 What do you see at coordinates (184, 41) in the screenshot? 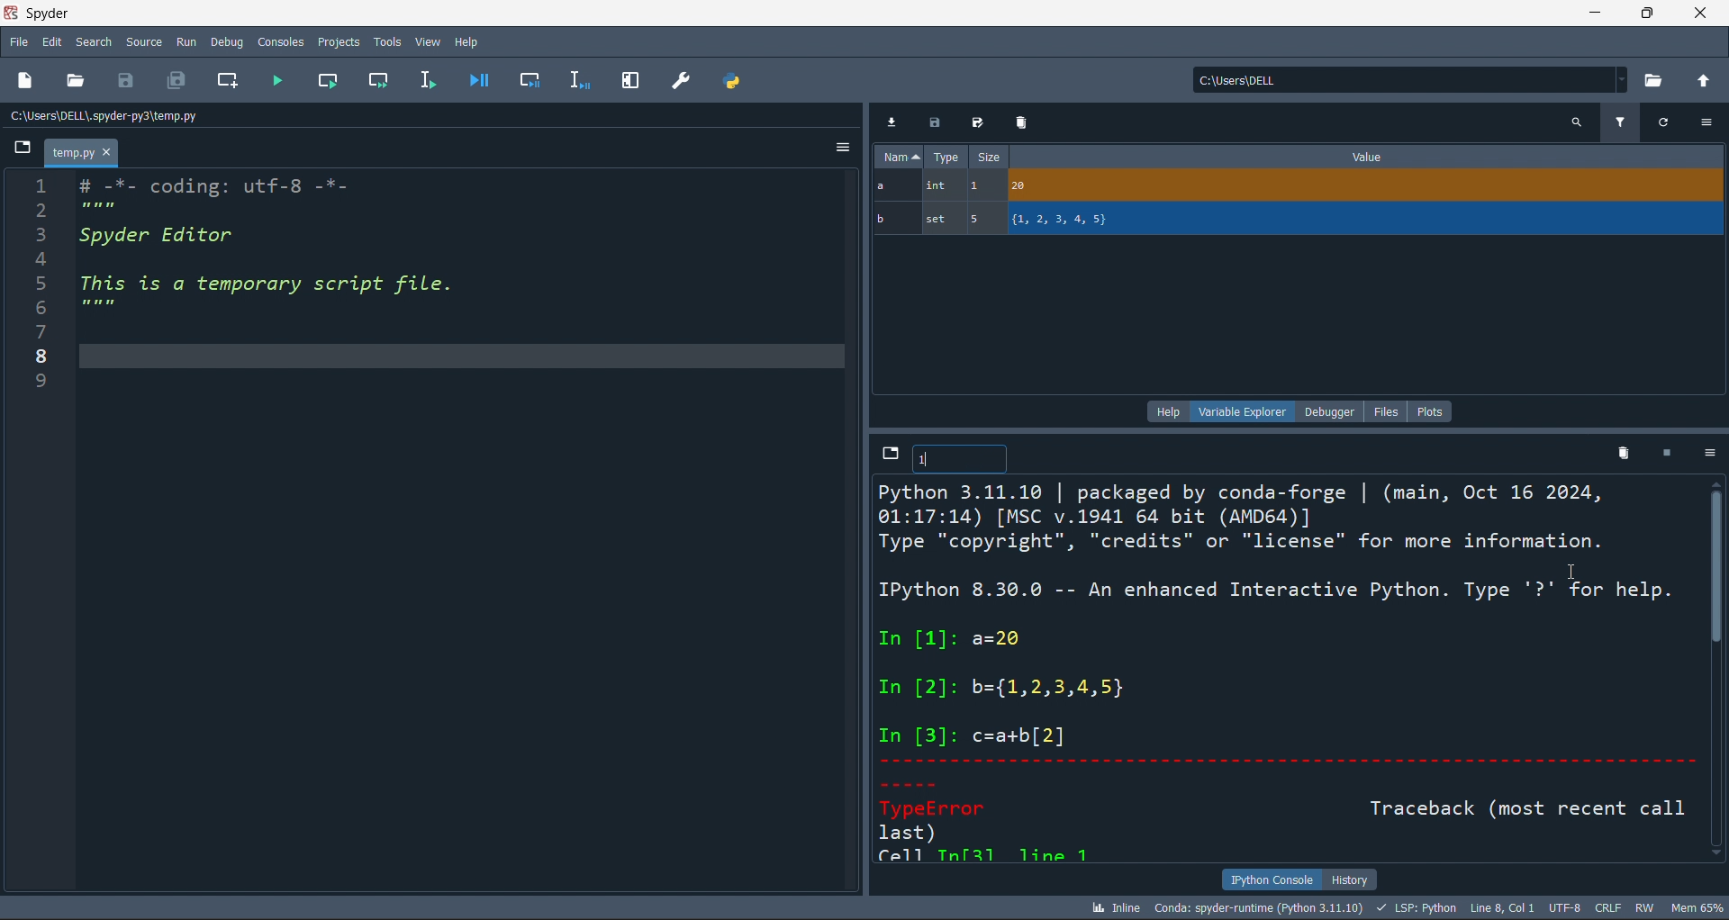
I see `run` at bounding box center [184, 41].